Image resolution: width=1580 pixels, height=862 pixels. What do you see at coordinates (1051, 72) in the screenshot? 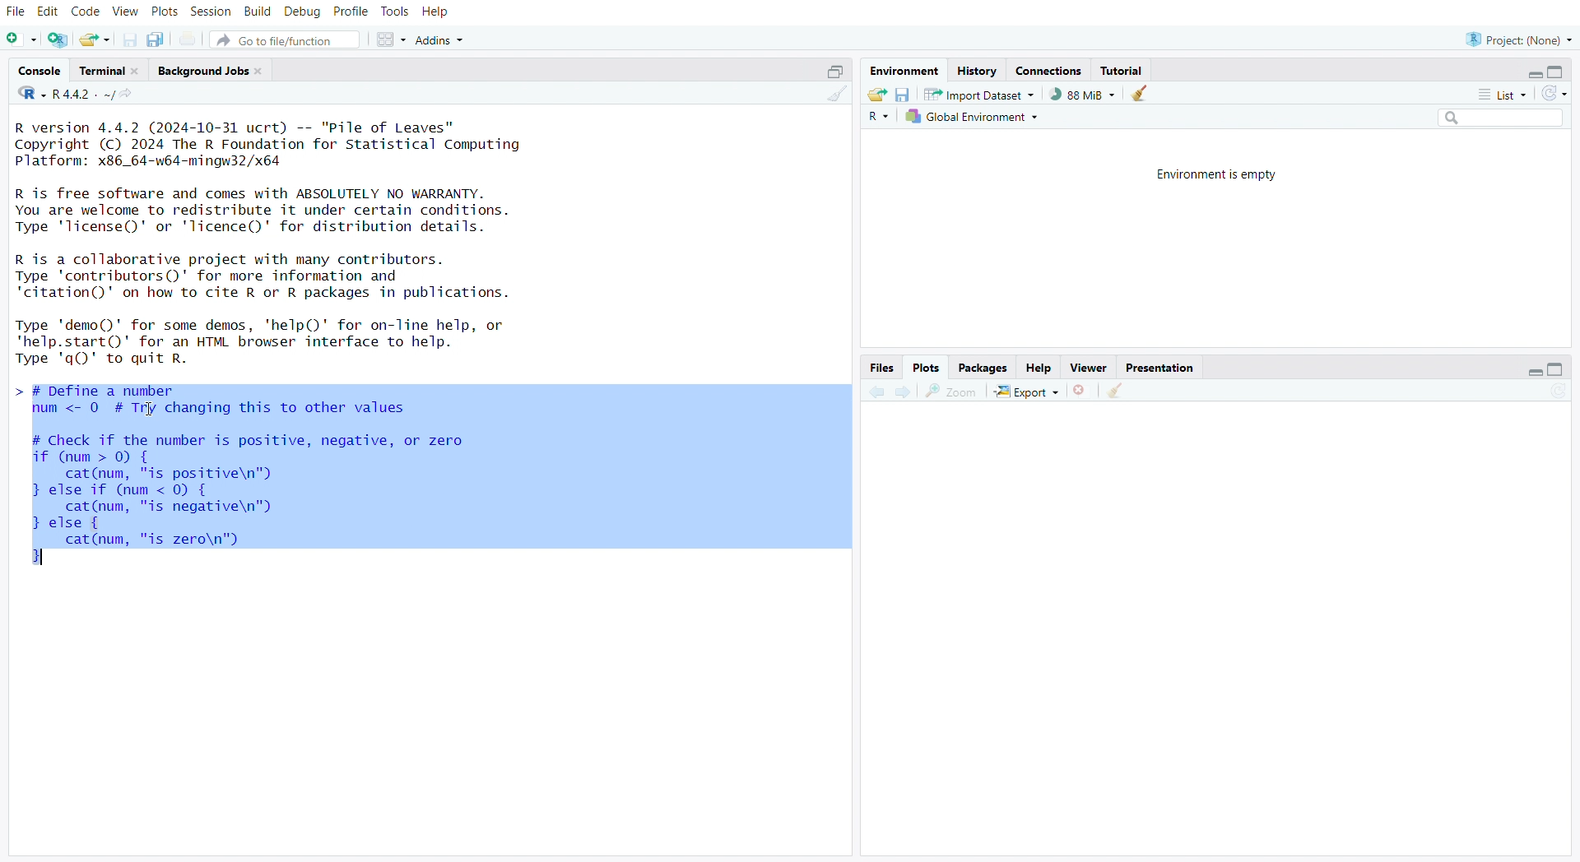
I see `connections` at bounding box center [1051, 72].